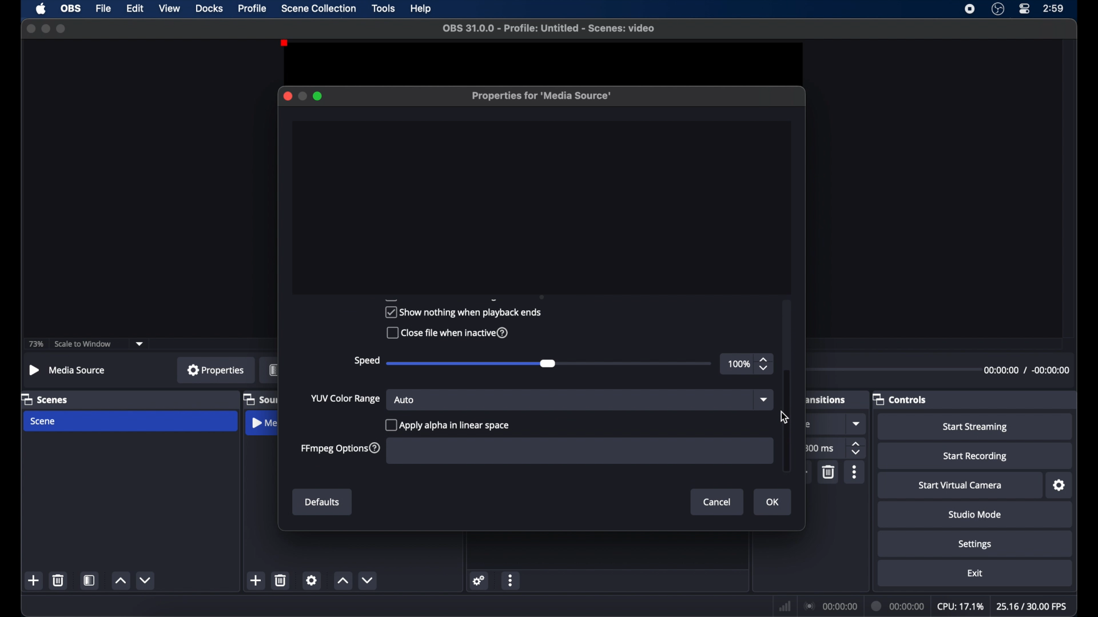  What do you see at coordinates (169, 7) in the screenshot?
I see `view` at bounding box center [169, 7].